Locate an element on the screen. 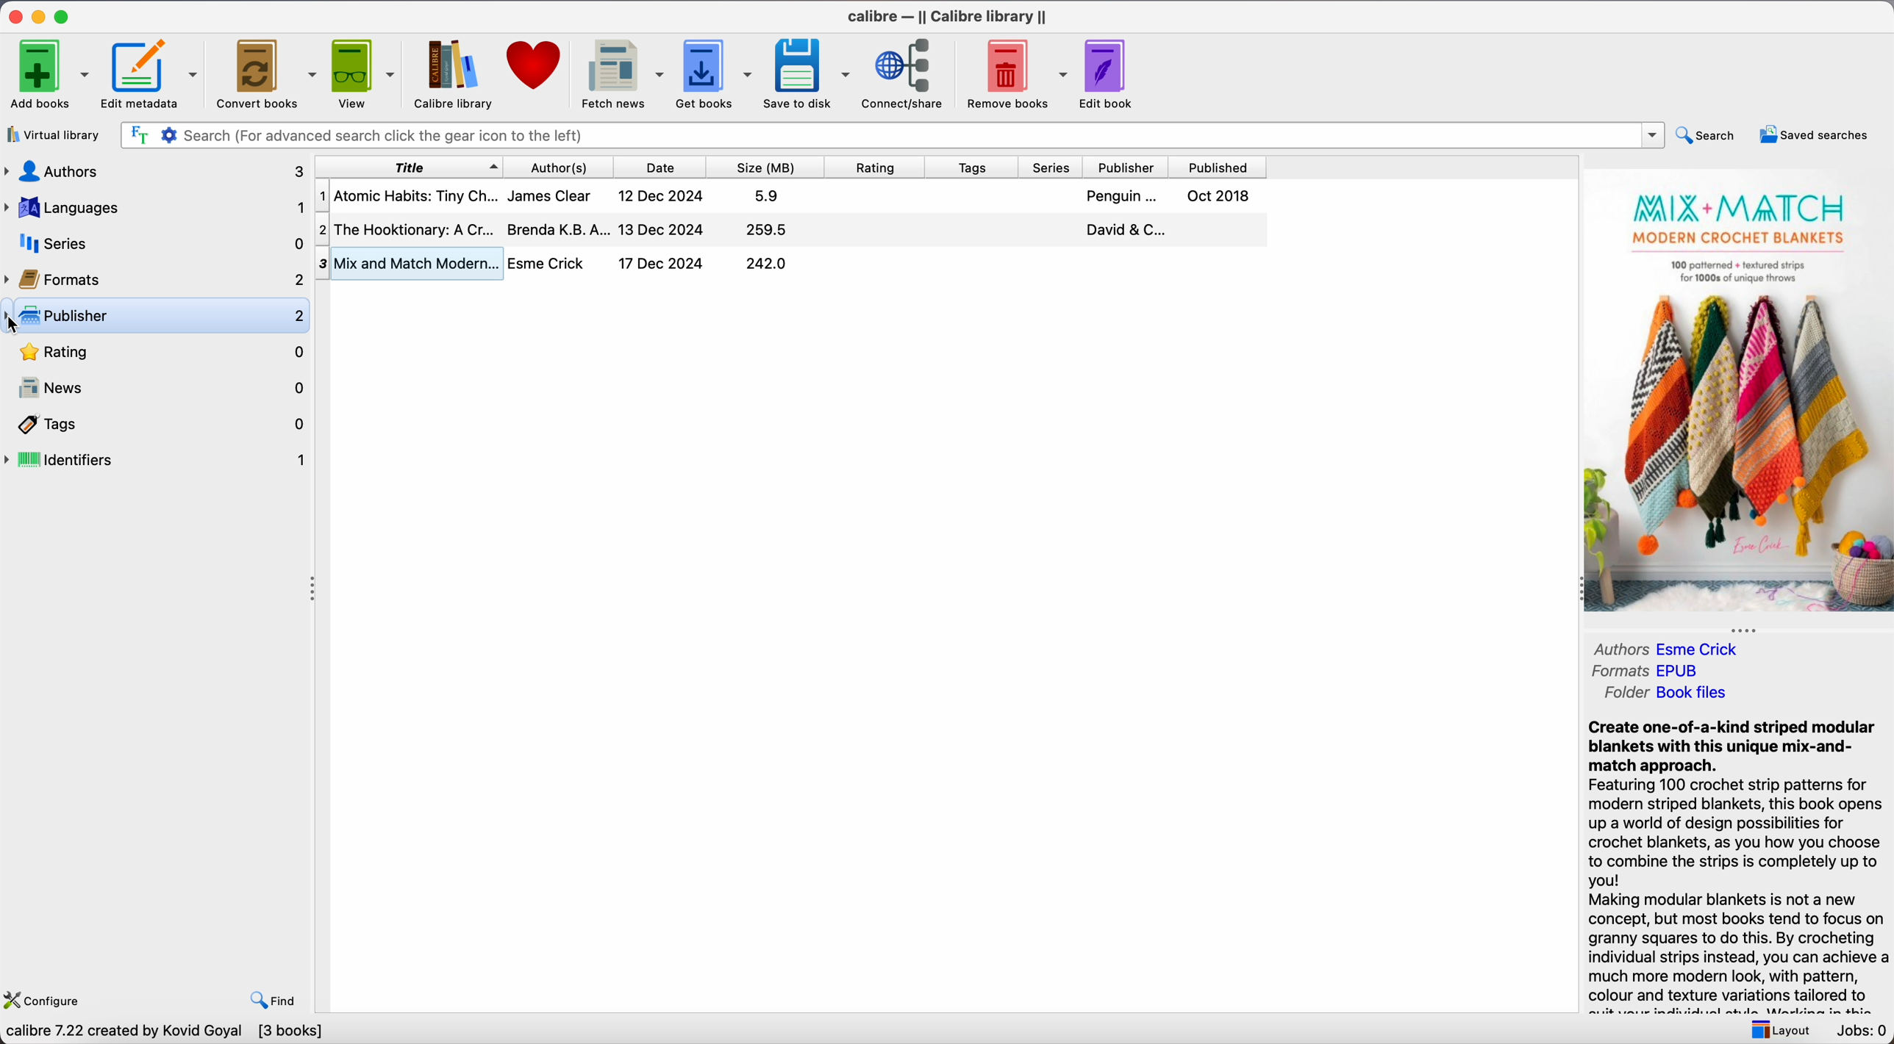  maximize is located at coordinates (65, 15).